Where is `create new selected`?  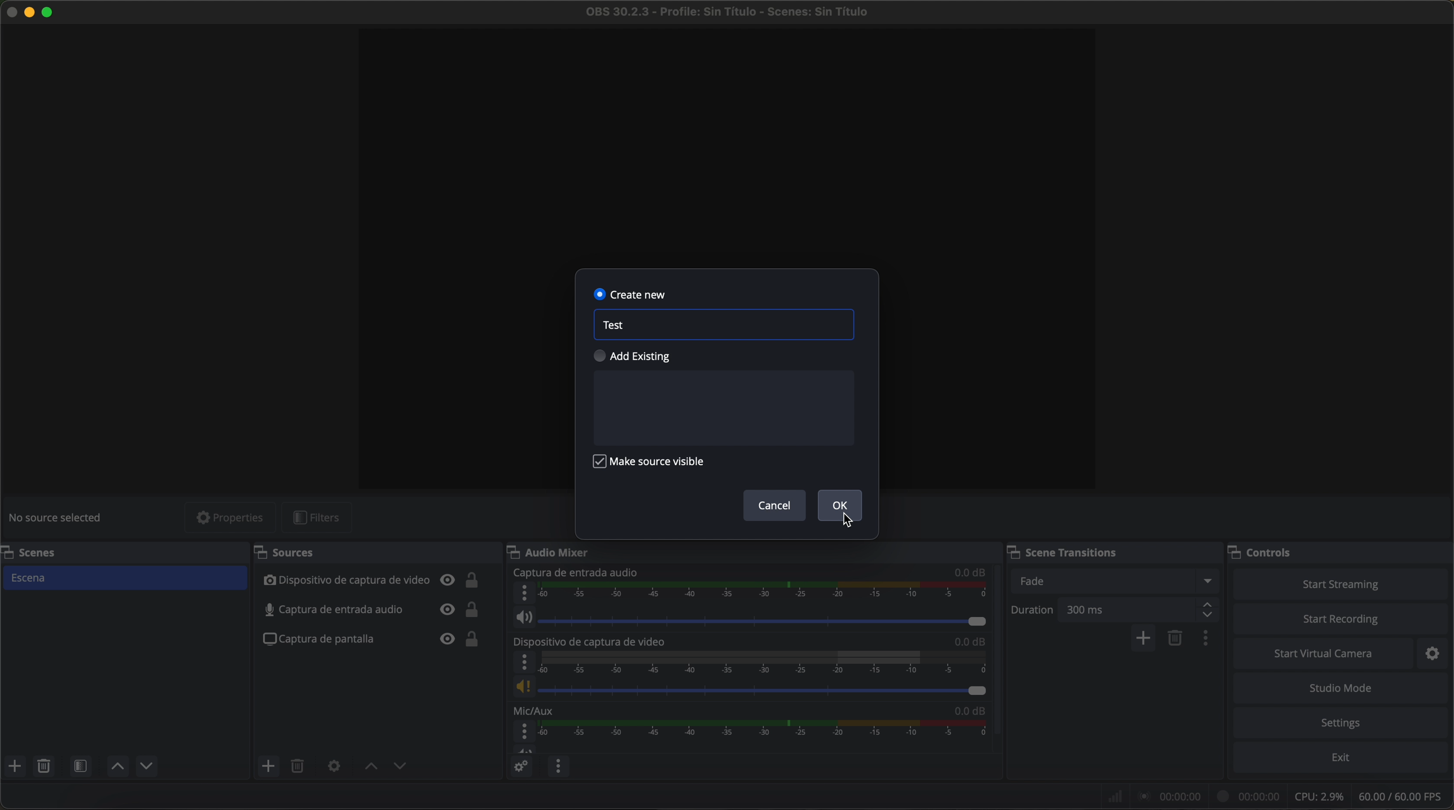 create new selected is located at coordinates (631, 293).